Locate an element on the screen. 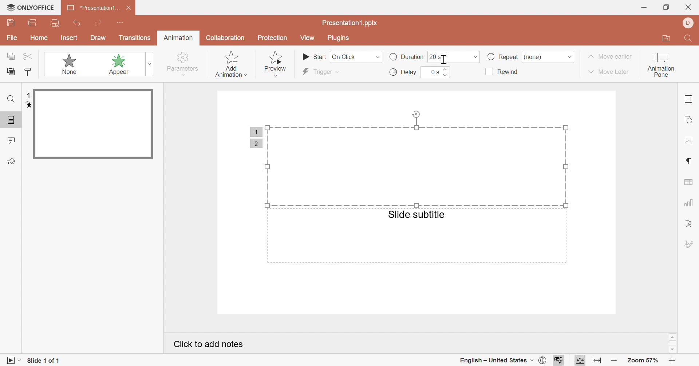 This screenshot has width=699, height=366. feedback & support is located at coordinates (12, 161).